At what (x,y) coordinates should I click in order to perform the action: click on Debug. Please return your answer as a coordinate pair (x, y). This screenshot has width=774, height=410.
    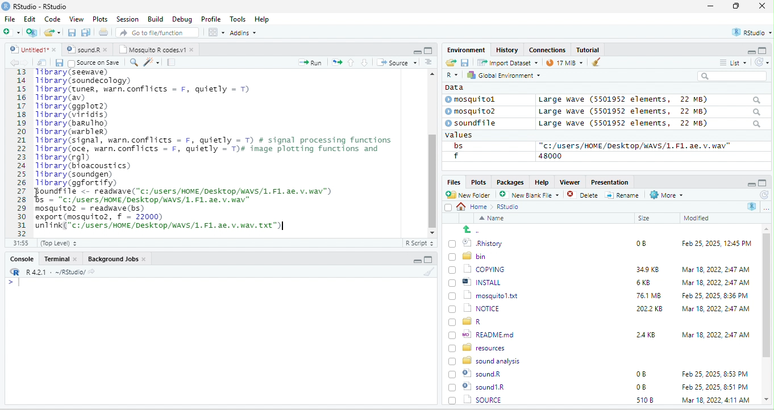
    Looking at the image, I should click on (182, 19).